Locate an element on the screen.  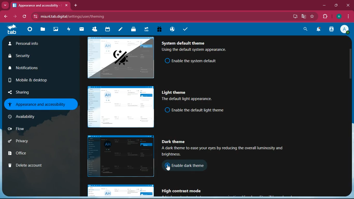
enable is located at coordinates (194, 166).